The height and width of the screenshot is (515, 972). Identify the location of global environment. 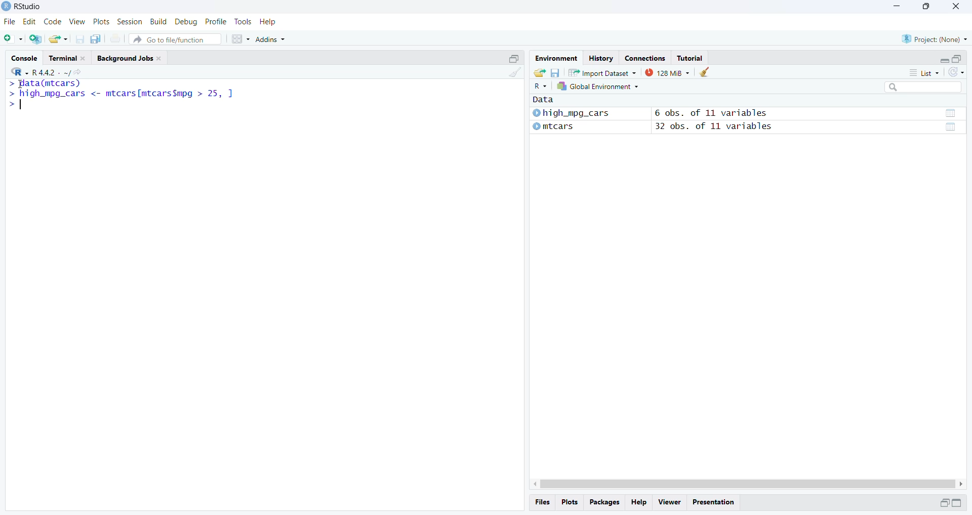
(596, 87).